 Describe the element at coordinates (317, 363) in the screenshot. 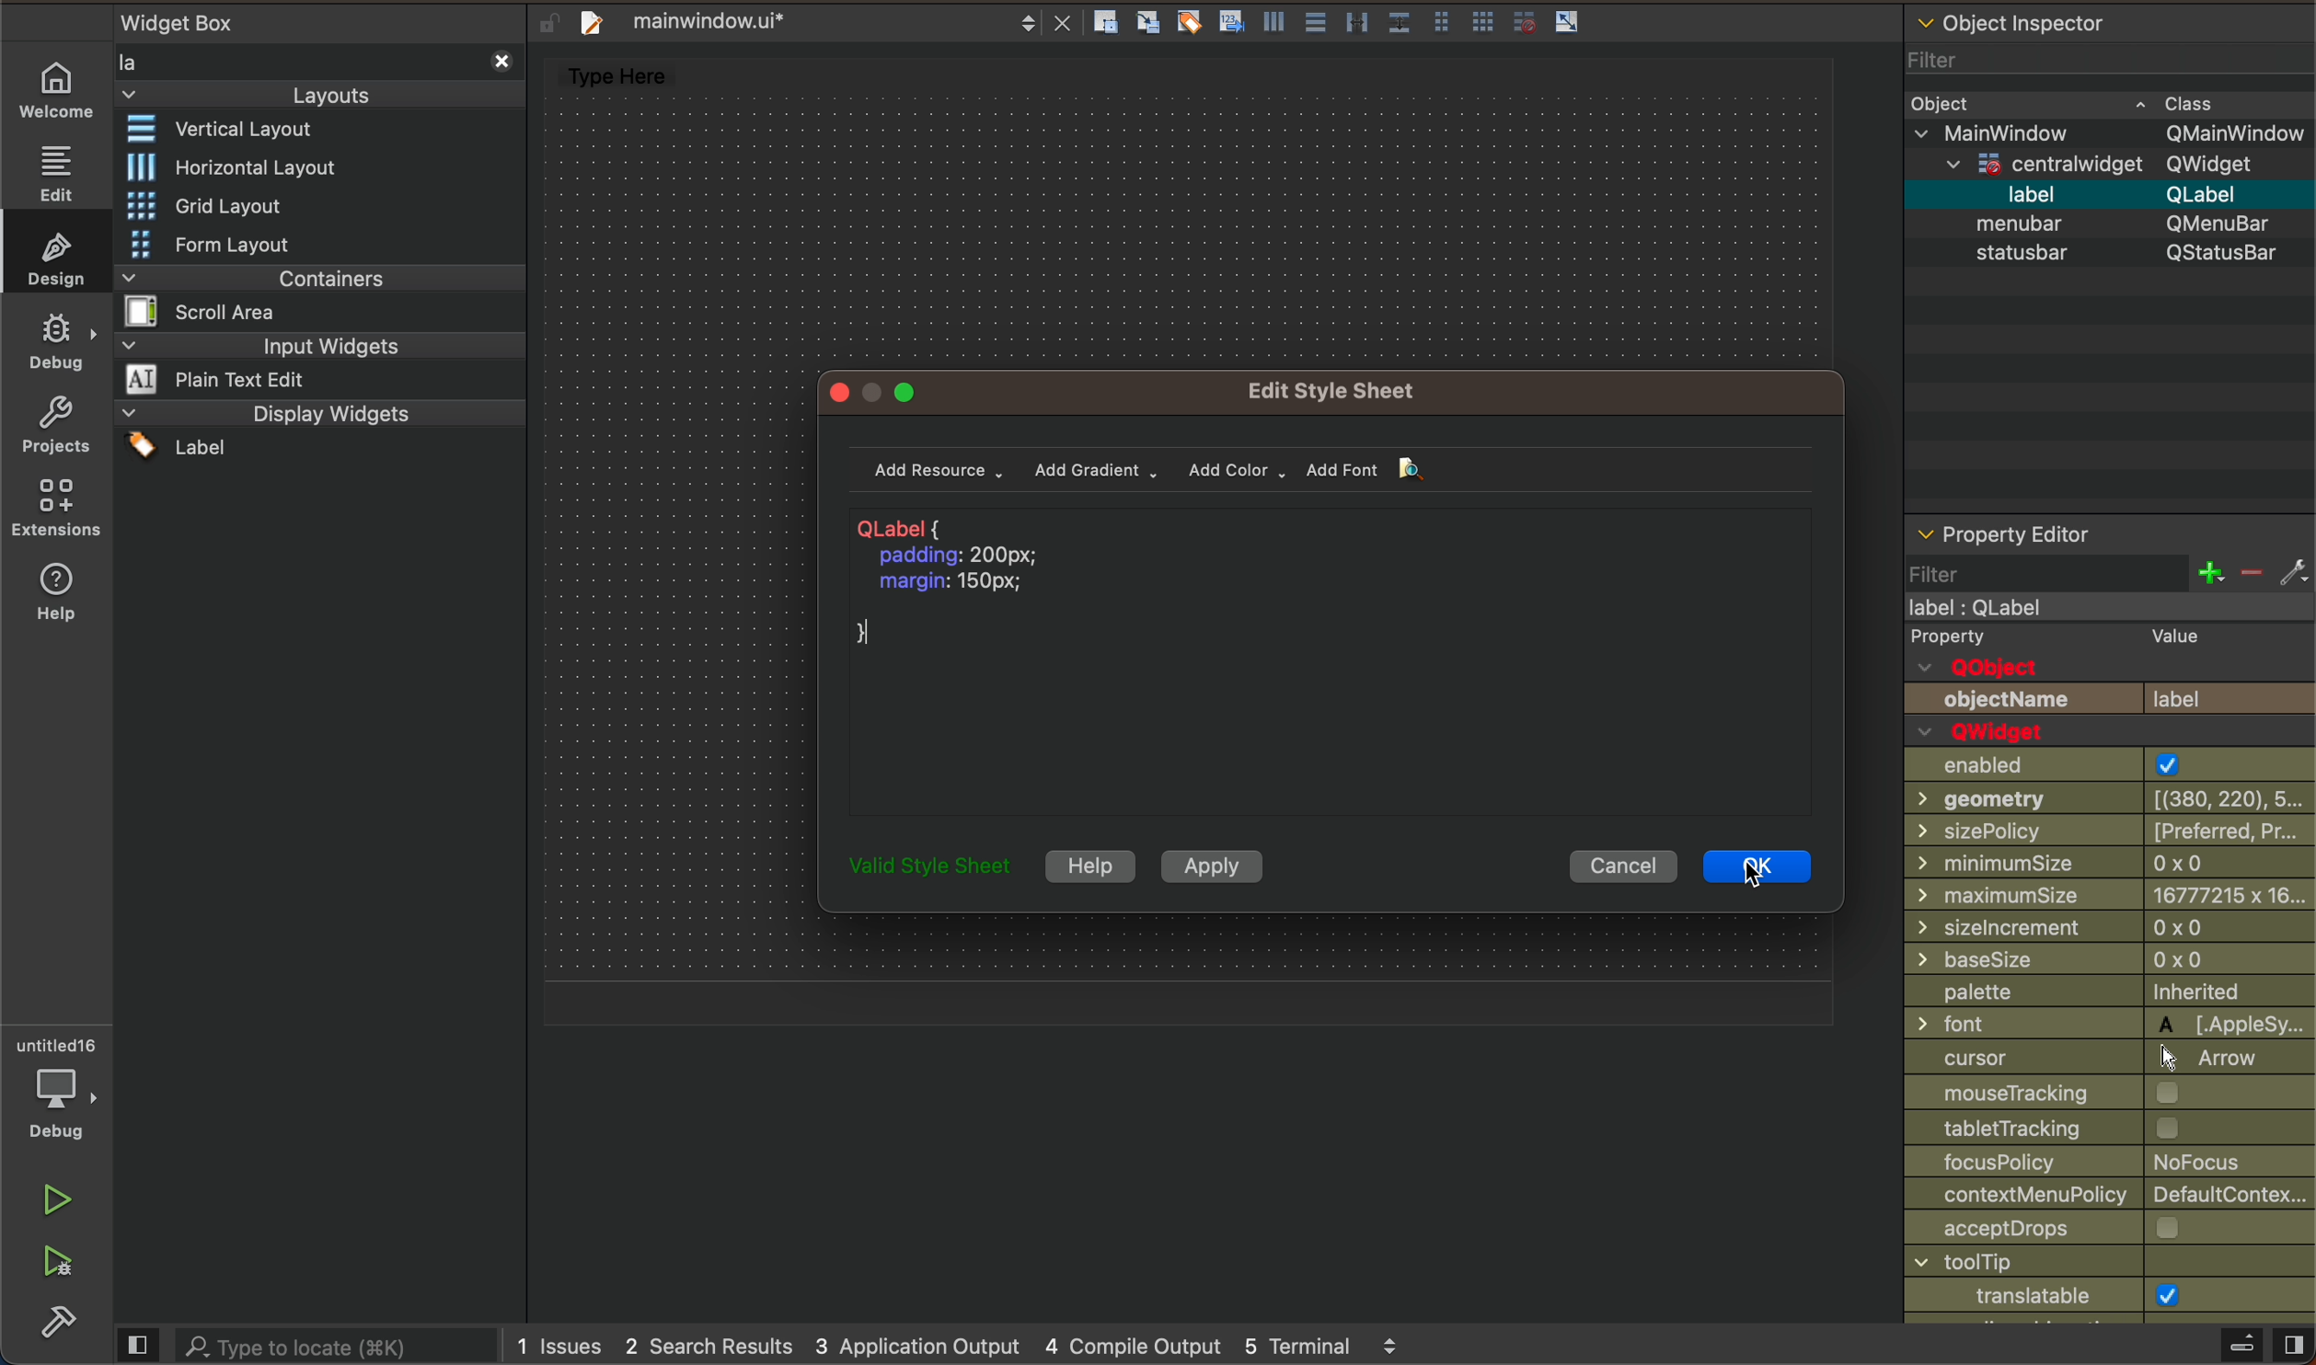

I see `input widget` at that location.